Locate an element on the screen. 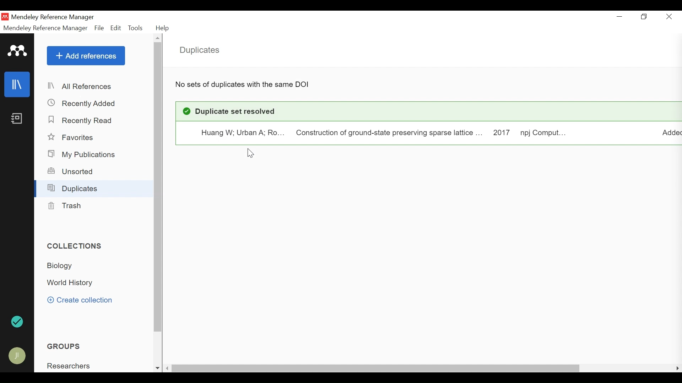  Edit is located at coordinates (117, 28).